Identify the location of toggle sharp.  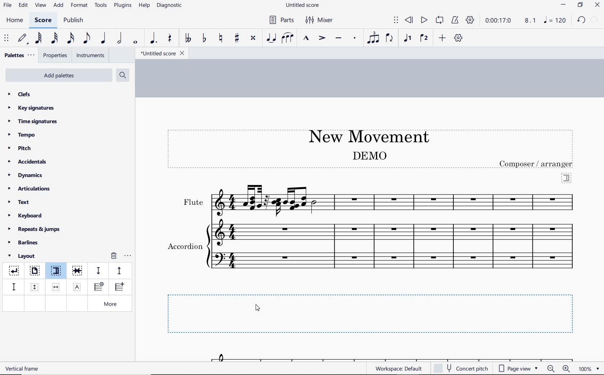
(238, 38).